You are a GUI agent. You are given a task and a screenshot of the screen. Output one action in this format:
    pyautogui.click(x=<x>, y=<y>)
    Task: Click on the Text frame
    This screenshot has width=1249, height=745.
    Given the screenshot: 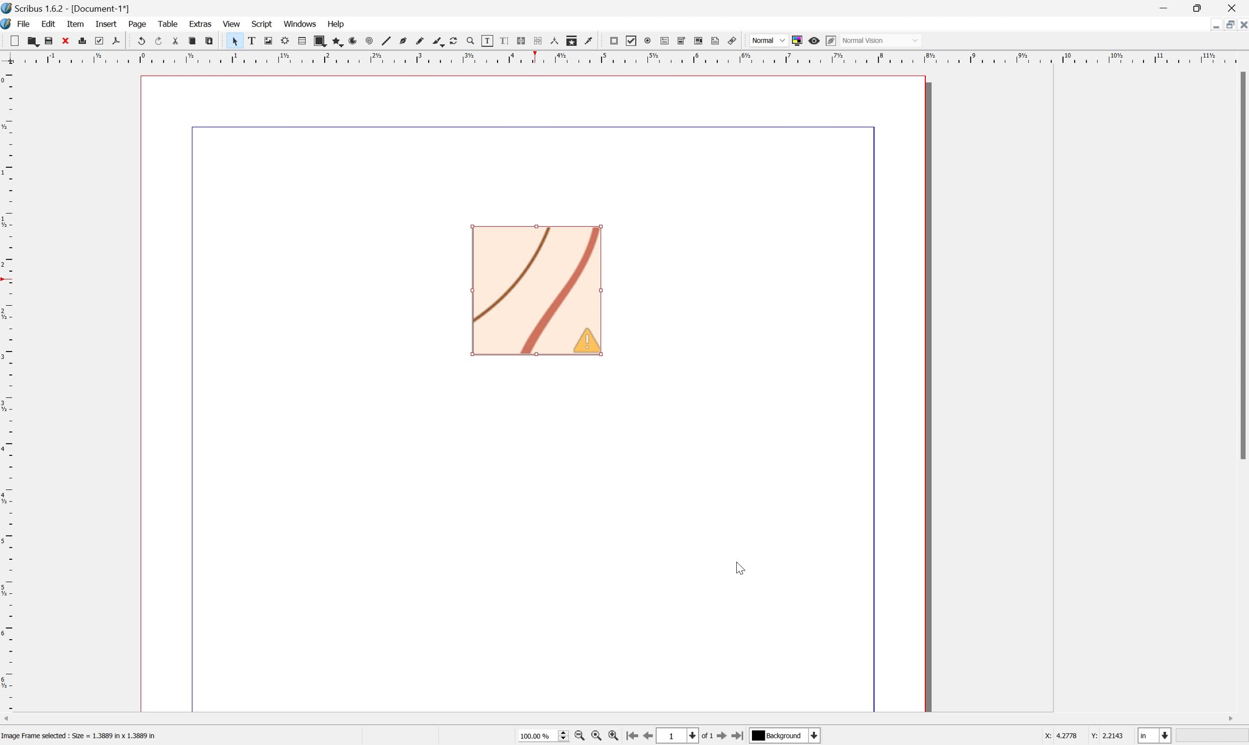 What is the action you would take?
    pyautogui.click(x=250, y=41)
    